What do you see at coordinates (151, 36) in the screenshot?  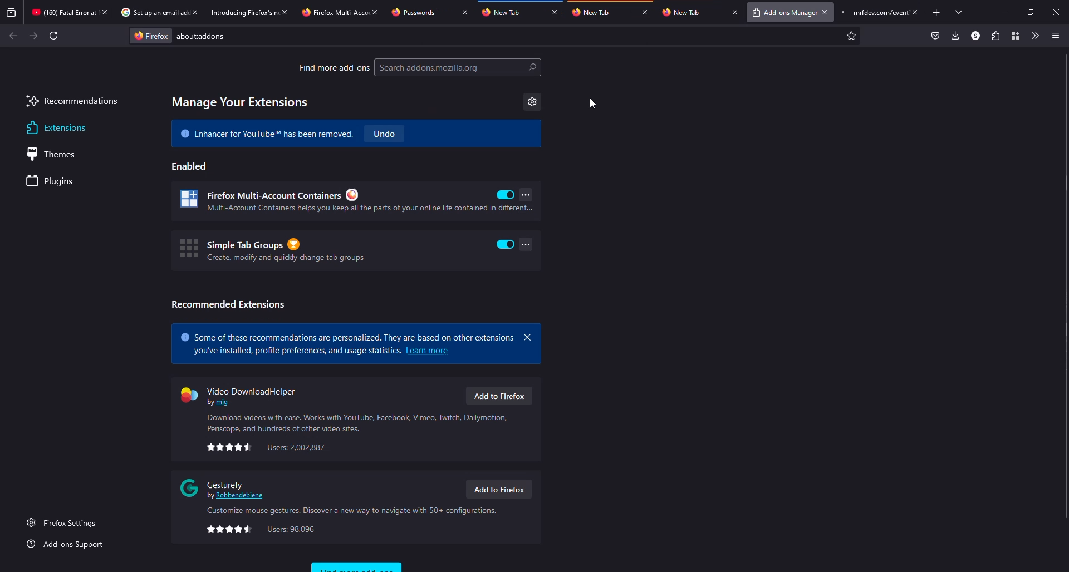 I see `Current search engine` at bounding box center [151, 36].